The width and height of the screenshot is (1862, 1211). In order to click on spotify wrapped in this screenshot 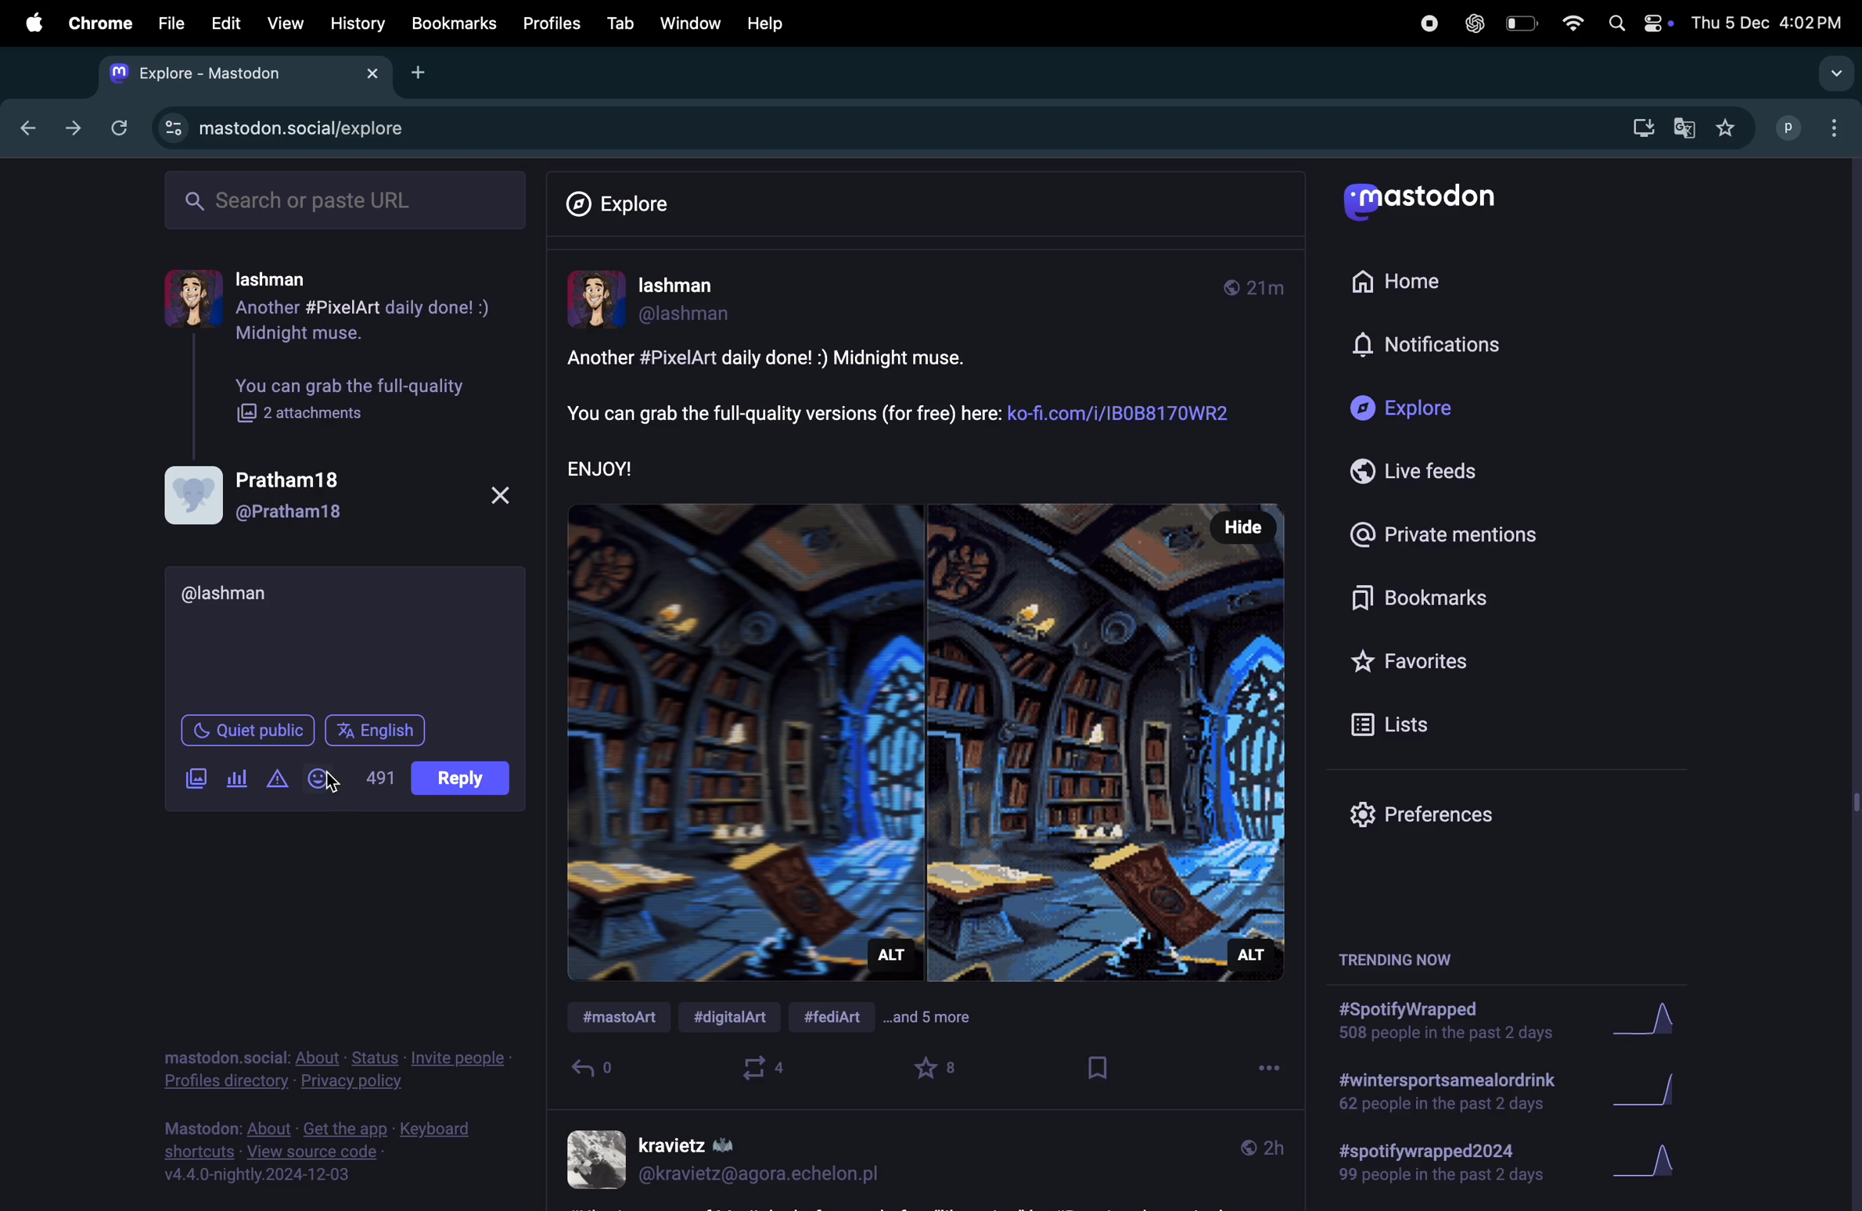, I will do `click(1450, 1170)`.